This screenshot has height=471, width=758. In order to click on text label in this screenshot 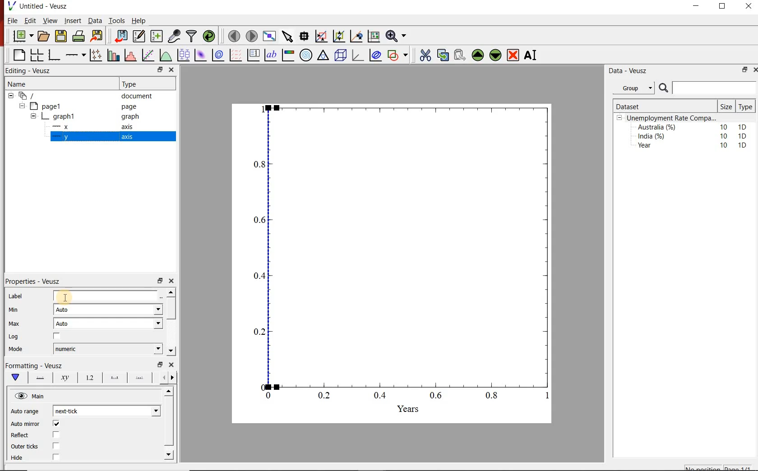, I will do `click(271, 55)`.